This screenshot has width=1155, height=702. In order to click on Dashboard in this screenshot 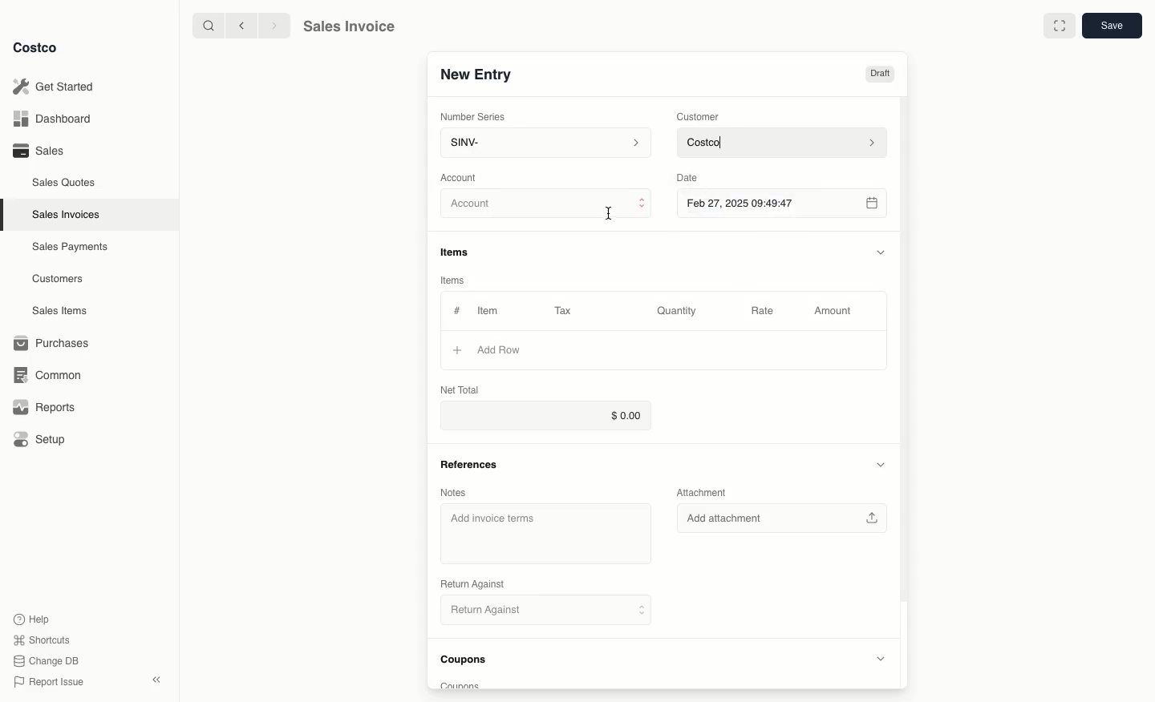, I will do `click(56, 119)`.